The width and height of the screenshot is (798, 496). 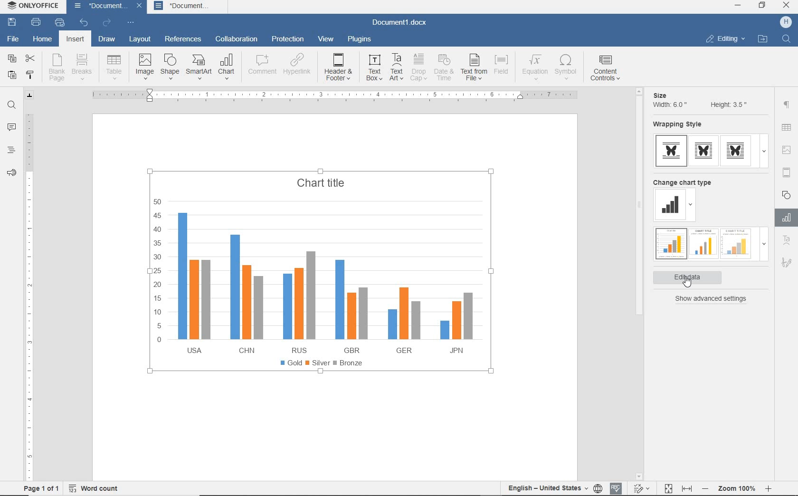 What do you see at coordinates (287, 38) in the screenshot?
I see `protection` at bounding box center [287, 38].